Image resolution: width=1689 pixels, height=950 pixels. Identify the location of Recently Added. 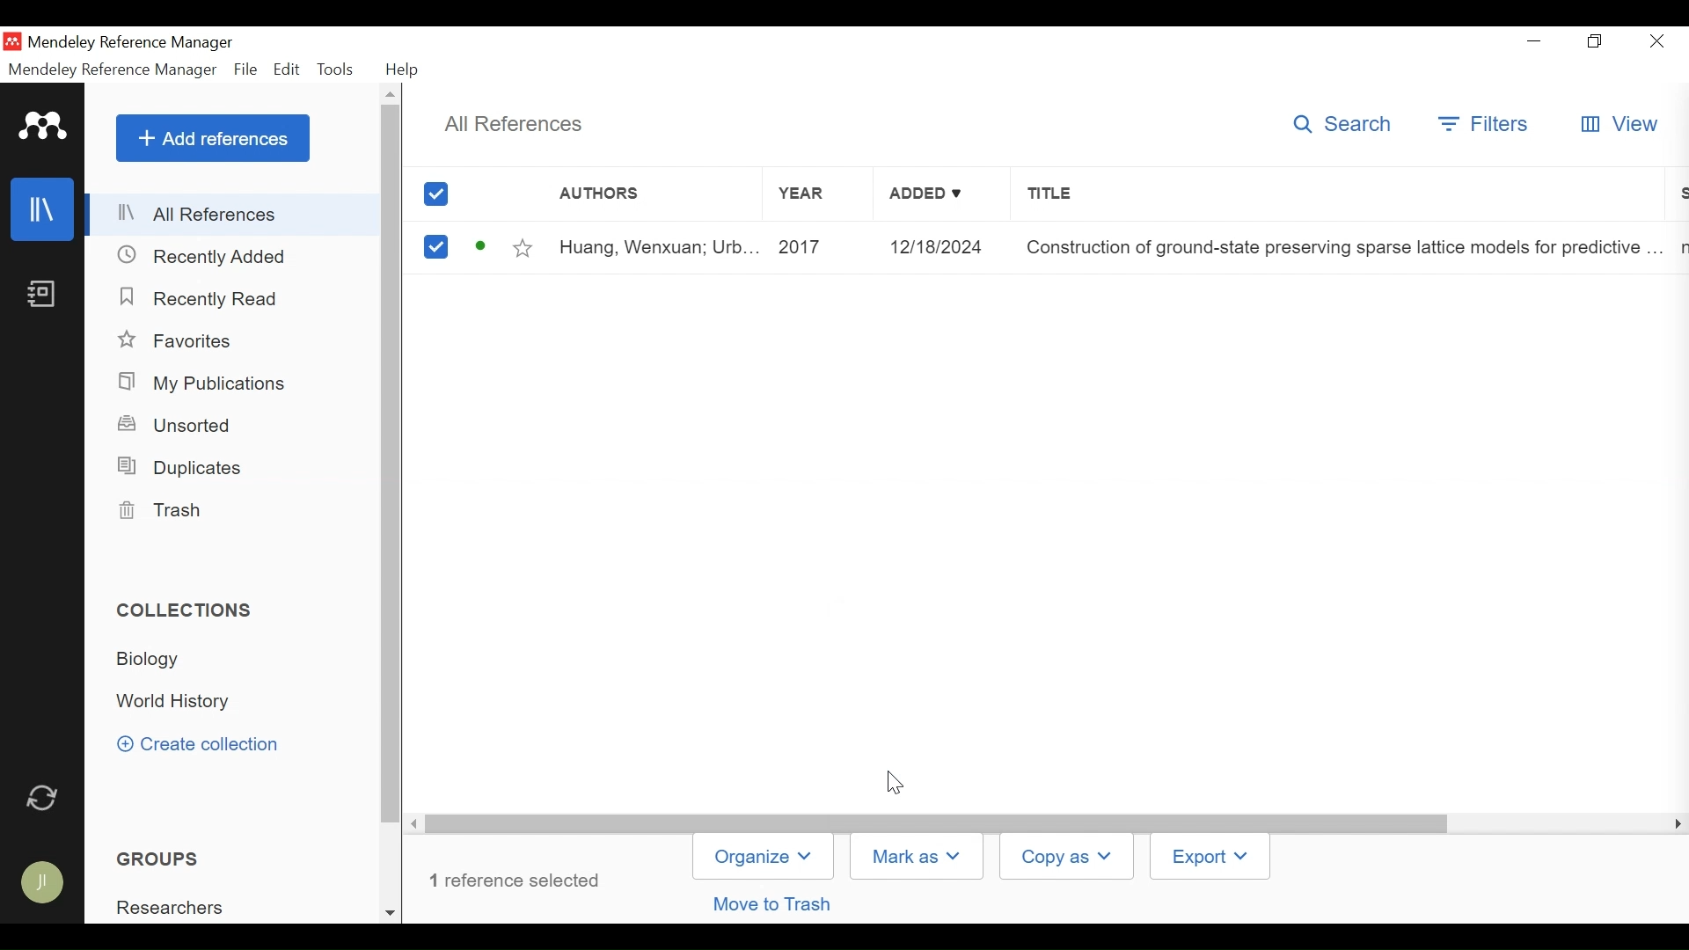
(202, 257).